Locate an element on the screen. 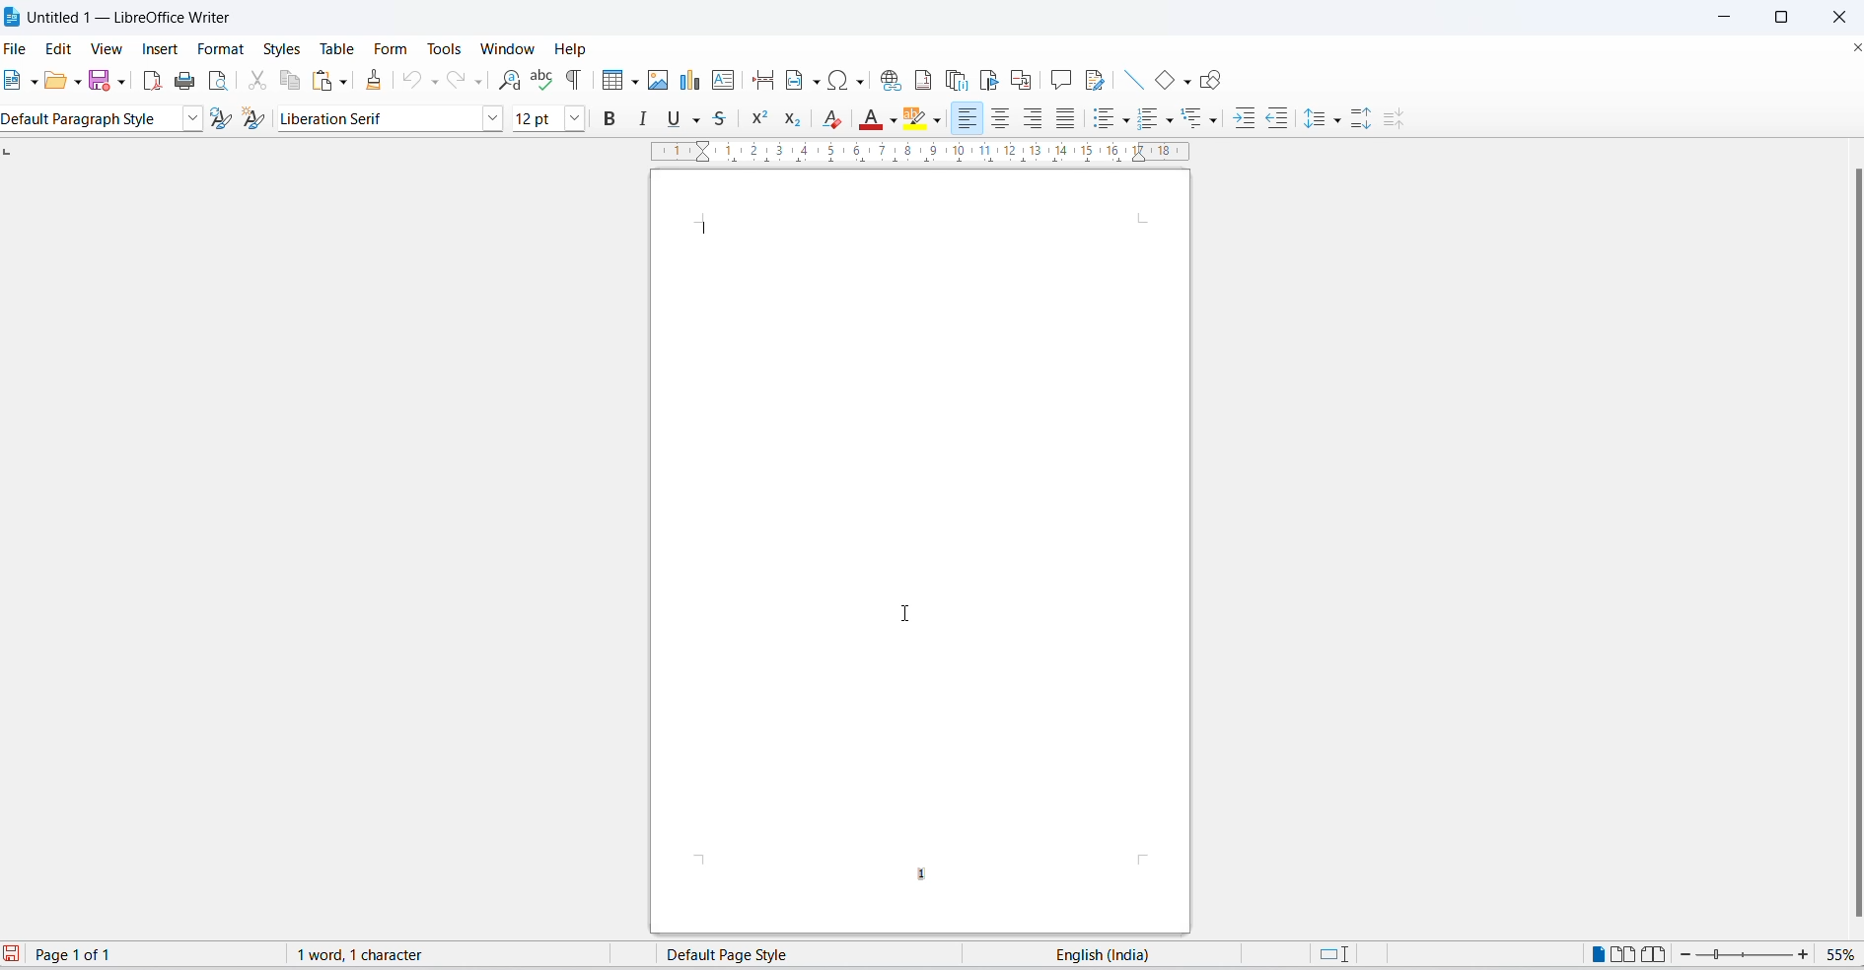 The width and height of the screenshot is (1864, 970). new file is located at coordinates (12, 80).